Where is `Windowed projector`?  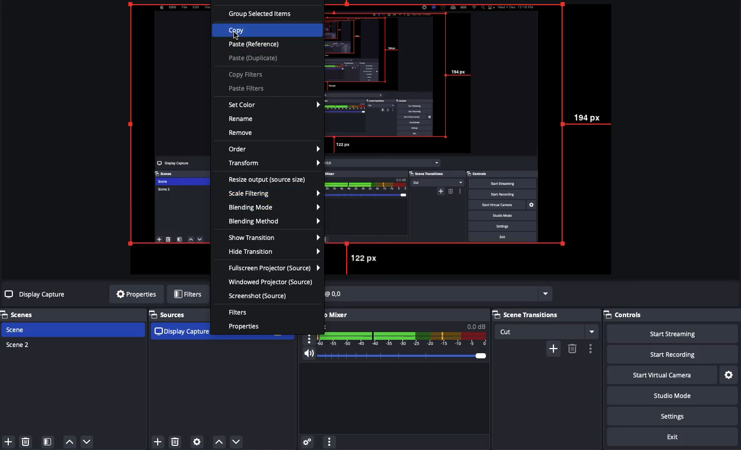
Windowed projector is located at coordinates (275, 281).